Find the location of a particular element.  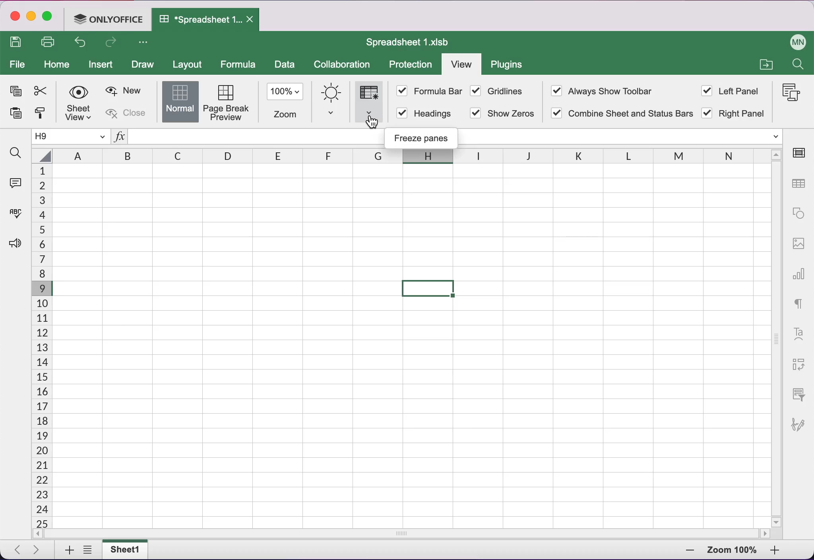

view is located at coordinates (461, 64).